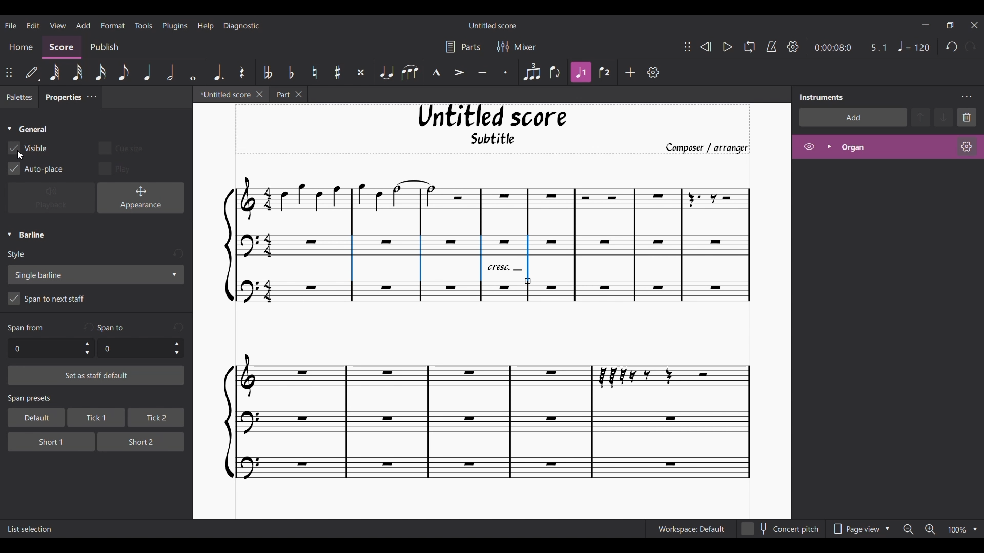 The image size is (984, 553). What do you see at coordinates (653, 72) in the screenshot?
I see `Customize toolbar` at bounding box center [653, 72].